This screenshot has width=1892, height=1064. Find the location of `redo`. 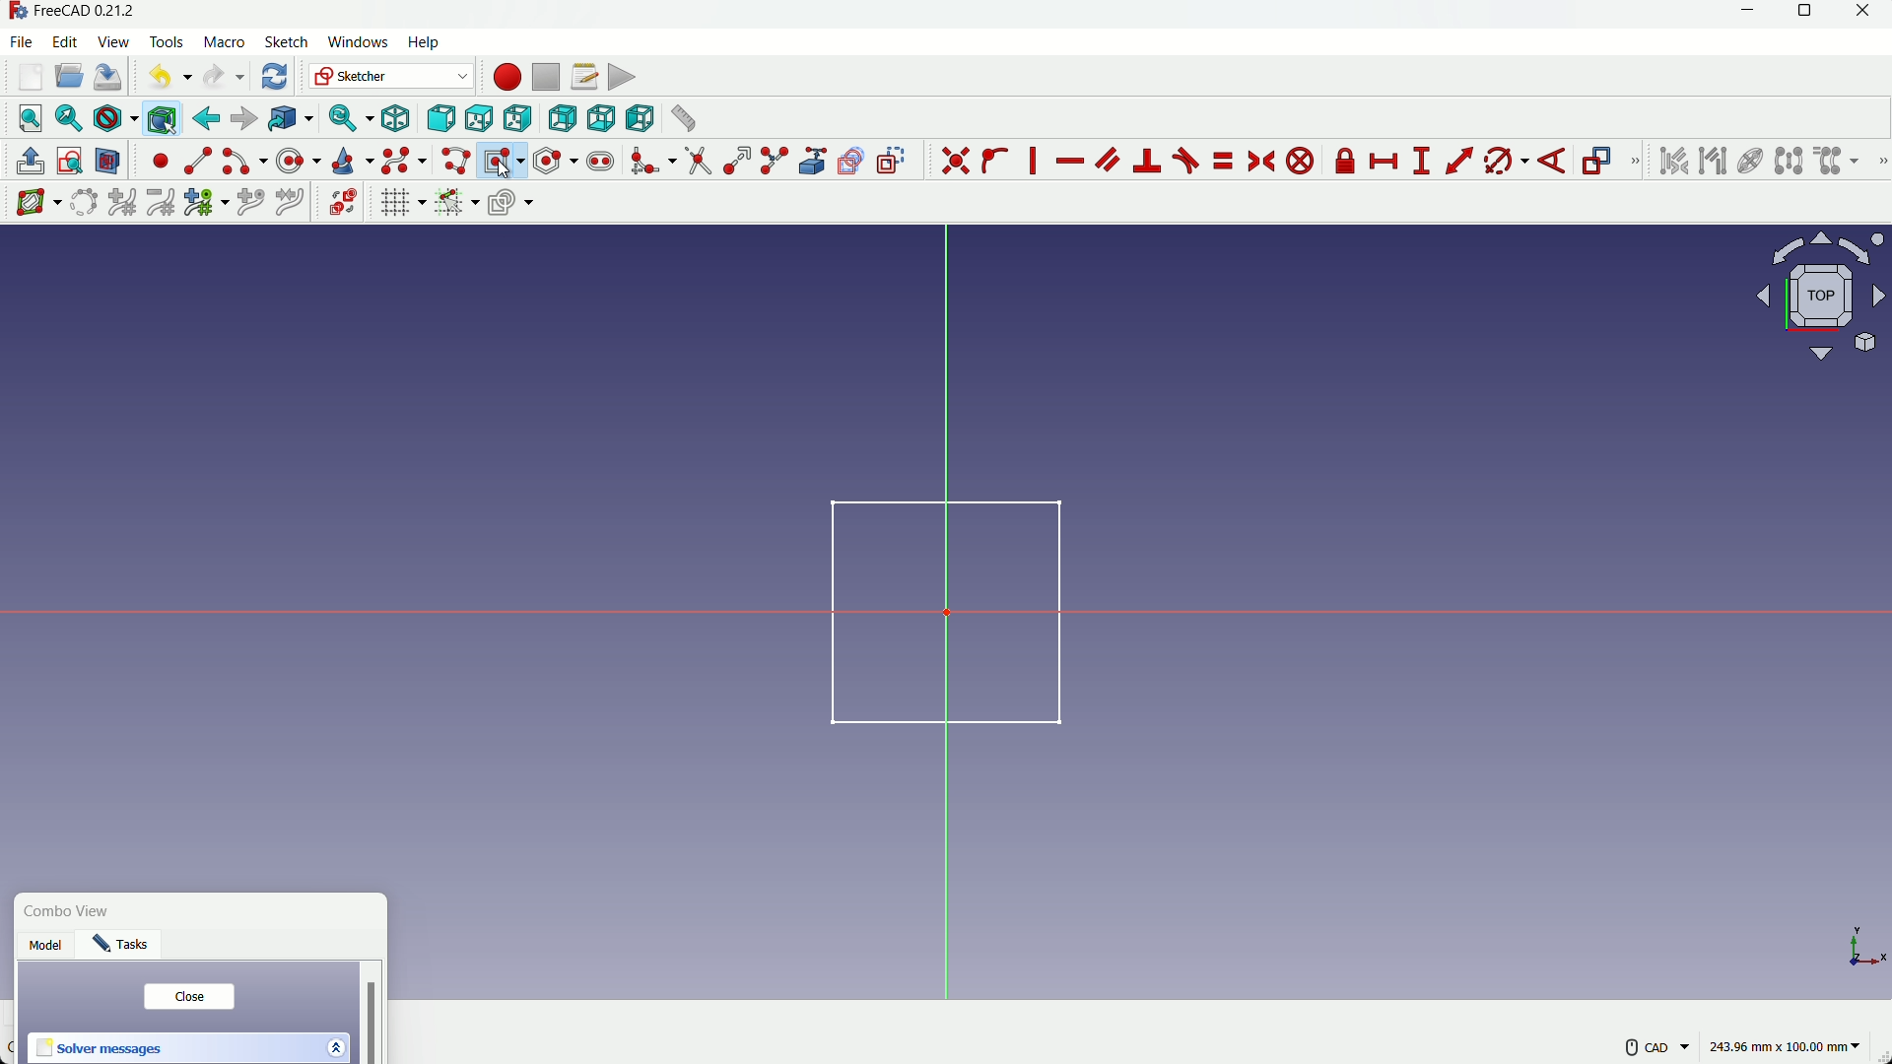

redo is located at coordinates (224, 77).